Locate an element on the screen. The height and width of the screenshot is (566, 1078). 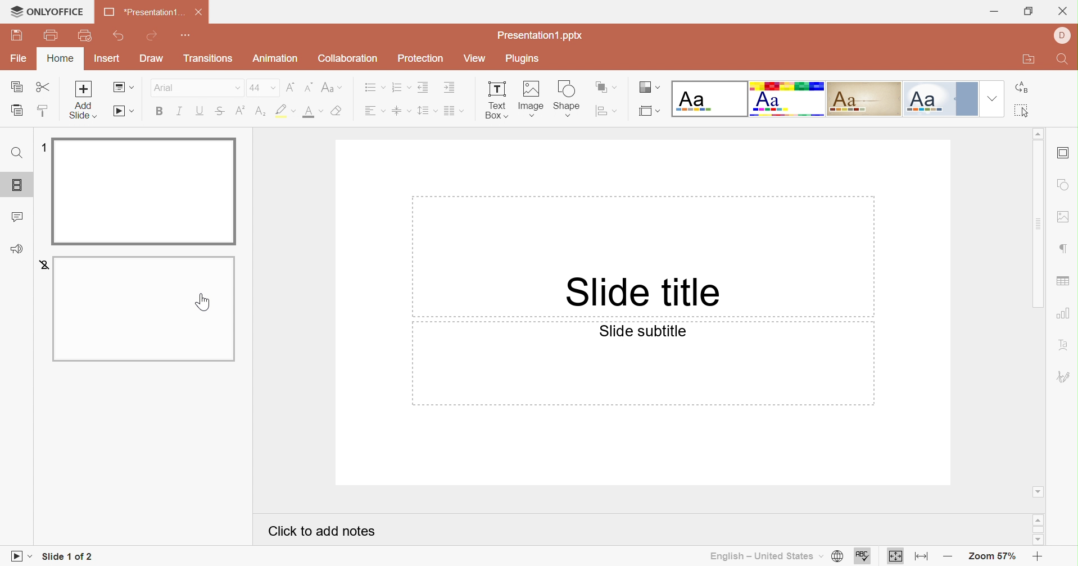
Text Box is located at coordinates (498, 102).